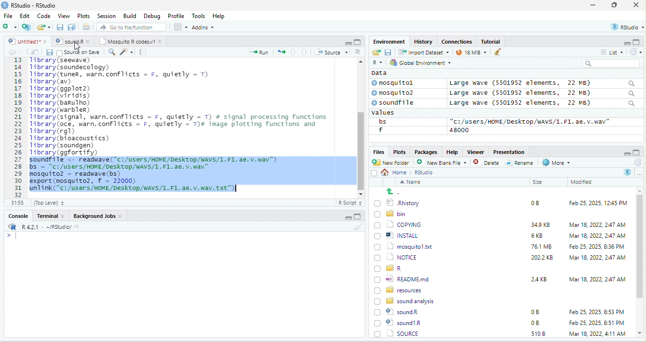  What do you see at coordinates (537, 236) in the screenshot?
I see `6KB` at bounding box center [537, 236].